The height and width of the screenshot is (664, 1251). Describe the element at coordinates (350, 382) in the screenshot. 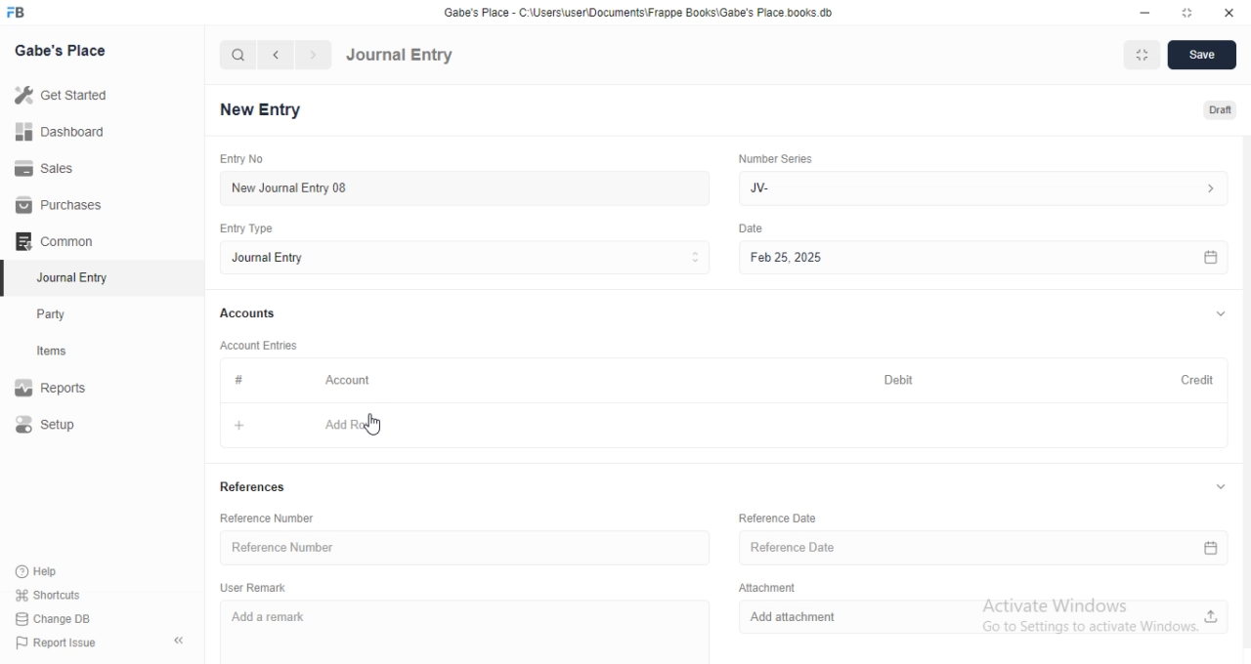

I see `Account` at that location.